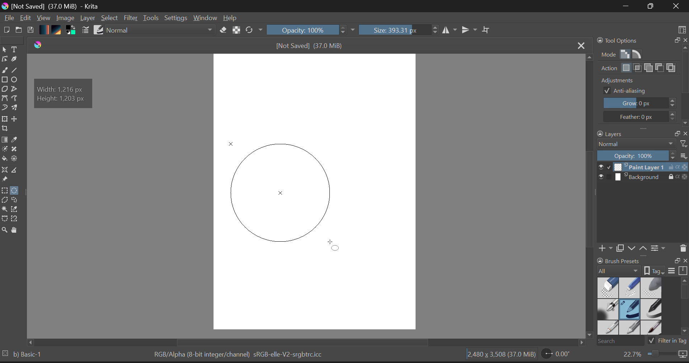  I want to click on Reference Images, so click(6, 180).